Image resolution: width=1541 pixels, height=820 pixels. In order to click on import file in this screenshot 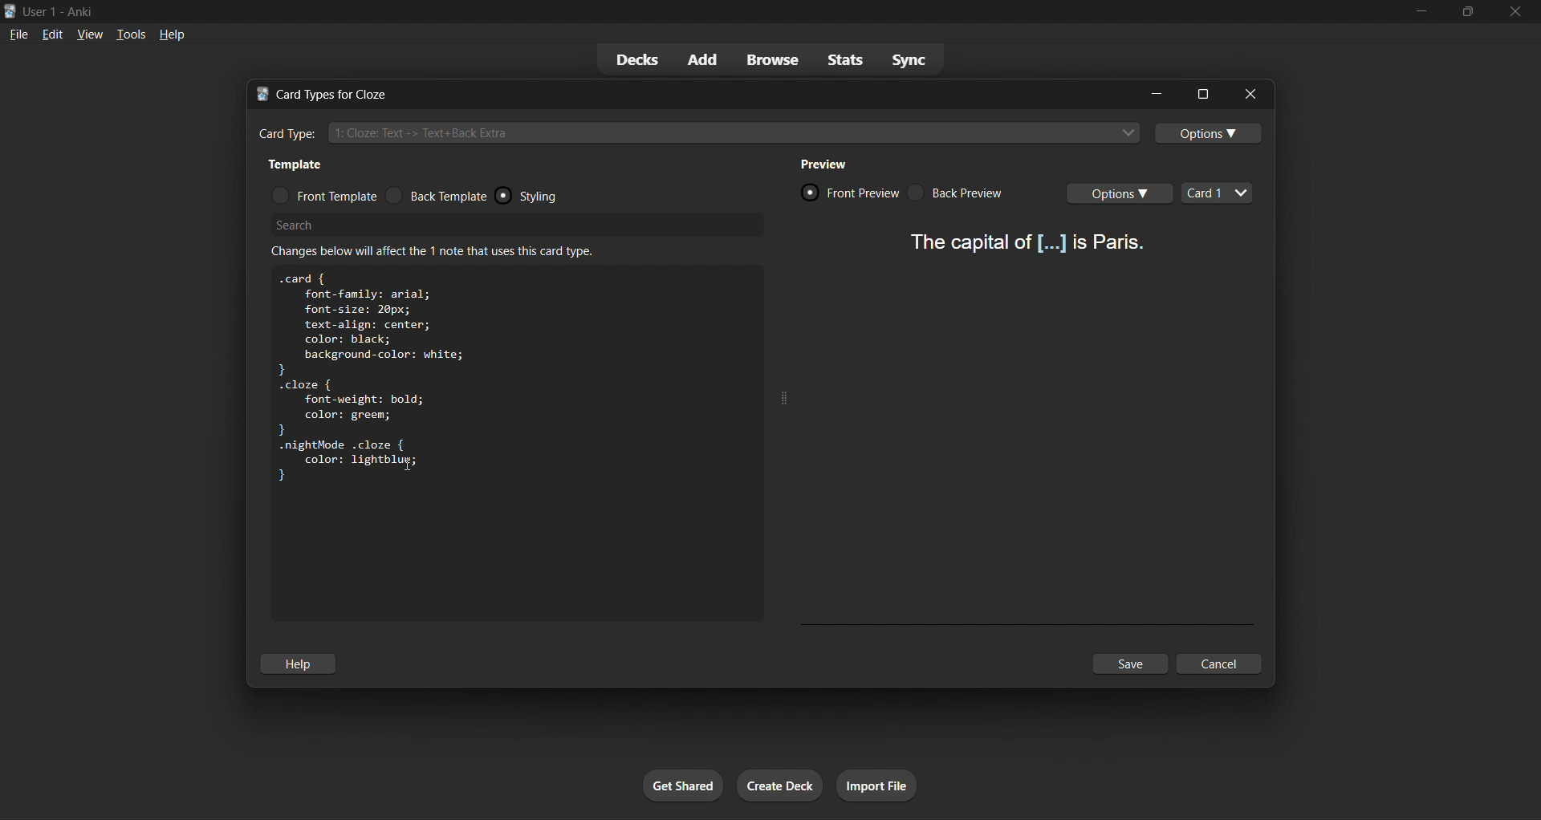, I will do `click(878, 782)`.